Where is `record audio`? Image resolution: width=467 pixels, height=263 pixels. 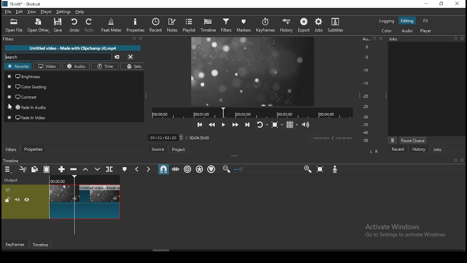 record audio is located at coordinates (335, 169).